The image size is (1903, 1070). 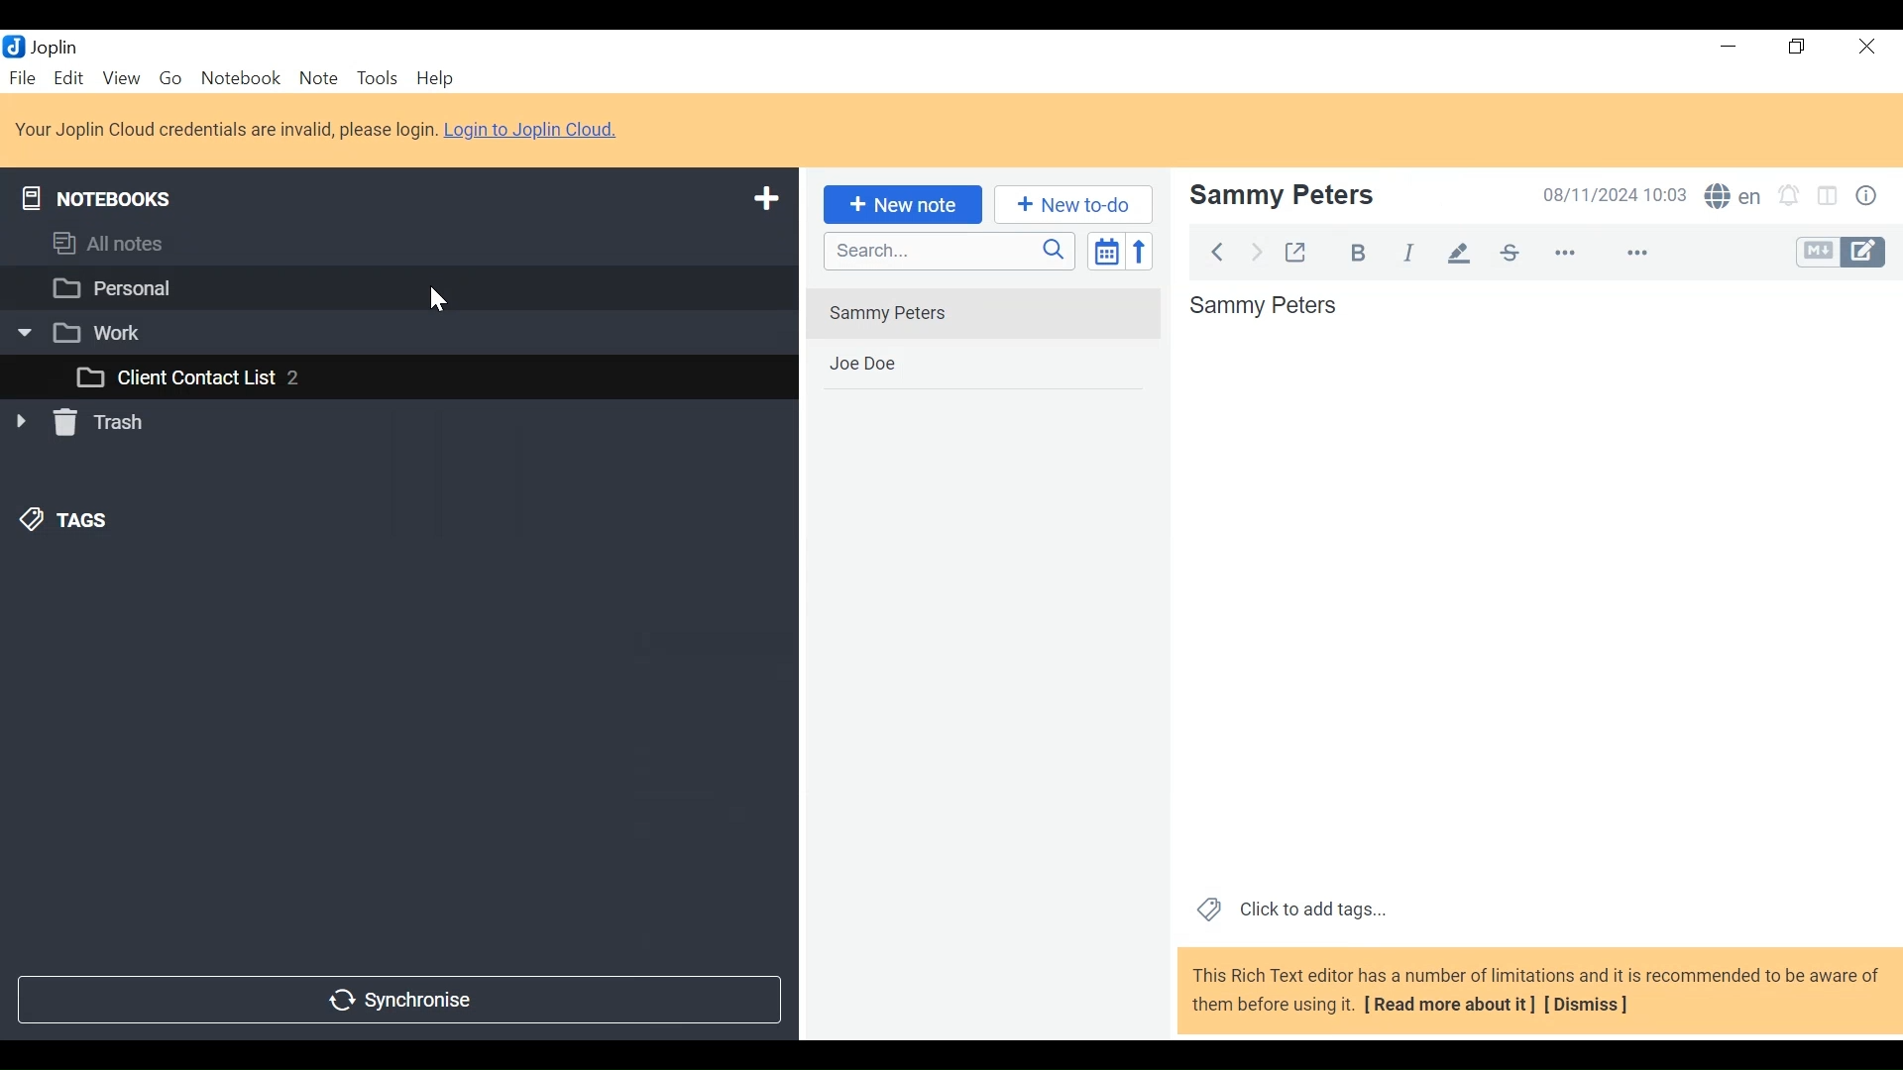 What do you see at coordinates (1108, 253) in the screenshot?
I see `Toggle sort order field ` at bounding box center [1108, 253].